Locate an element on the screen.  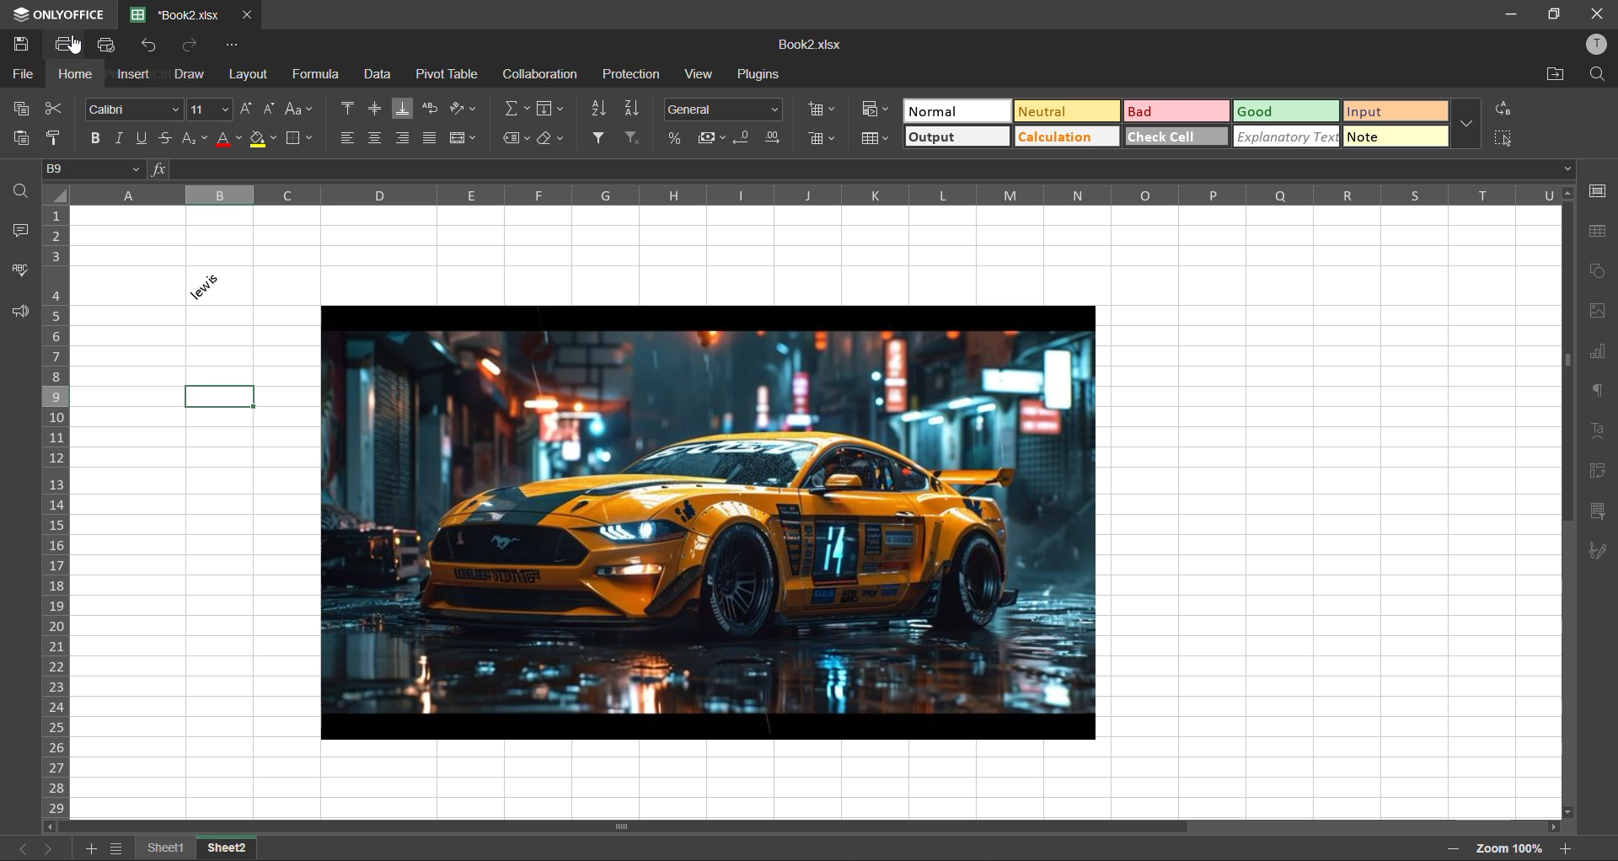
close tab is located at coordinates (246, 13).